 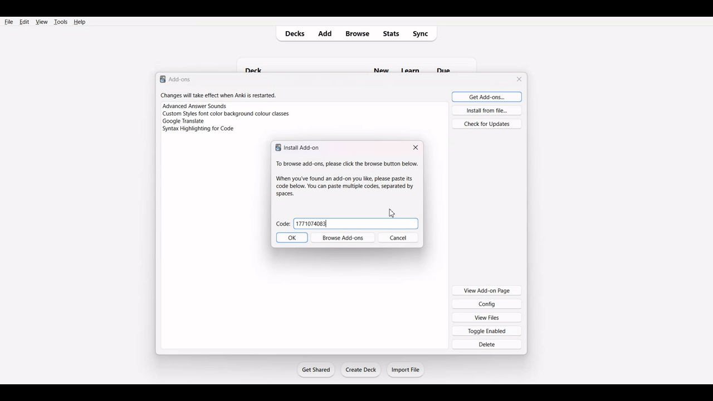 What do you see at coordinates (424, 33) in the screenshot?
I see `Sync` at bounding box center [424, 33].